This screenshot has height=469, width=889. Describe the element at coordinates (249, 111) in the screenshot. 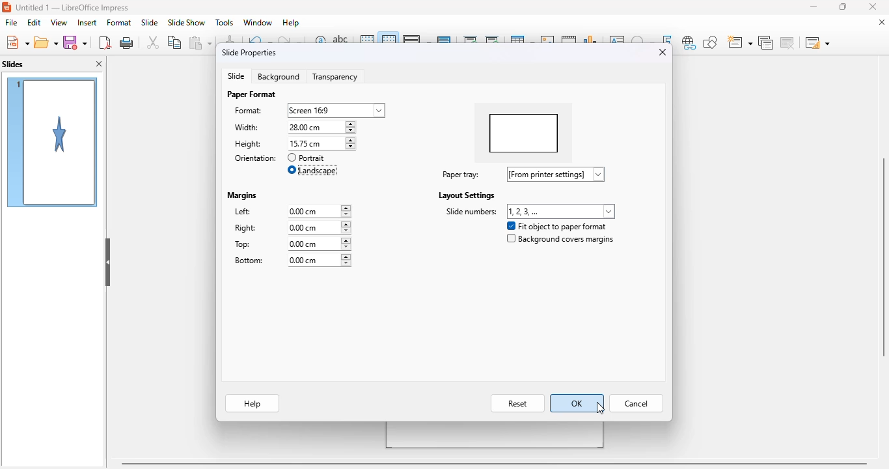

I see `format` at that location.